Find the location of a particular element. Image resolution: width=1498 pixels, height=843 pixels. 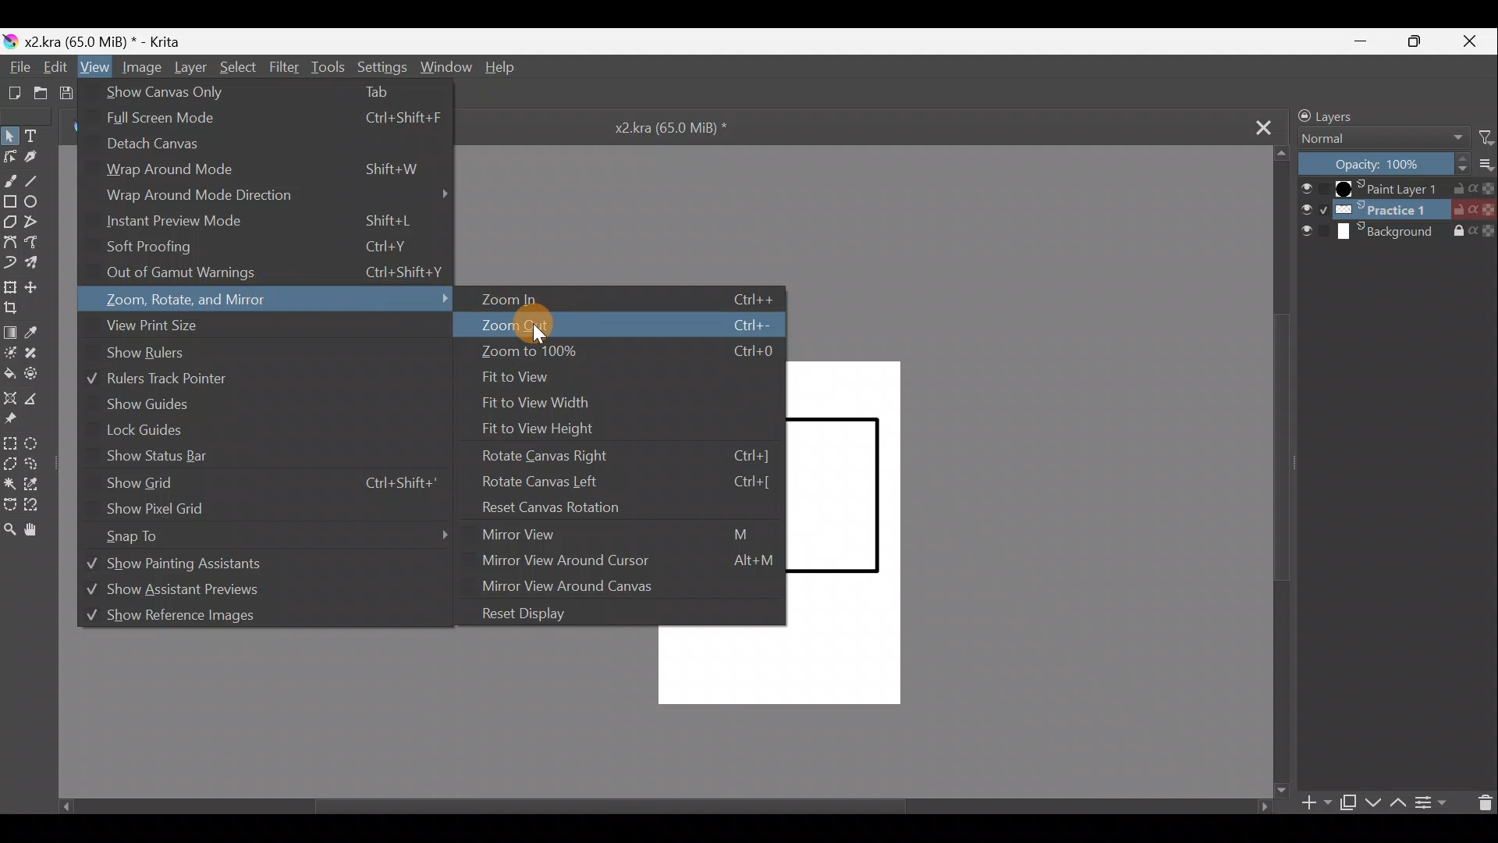

View is located at coordinates (93, 67).